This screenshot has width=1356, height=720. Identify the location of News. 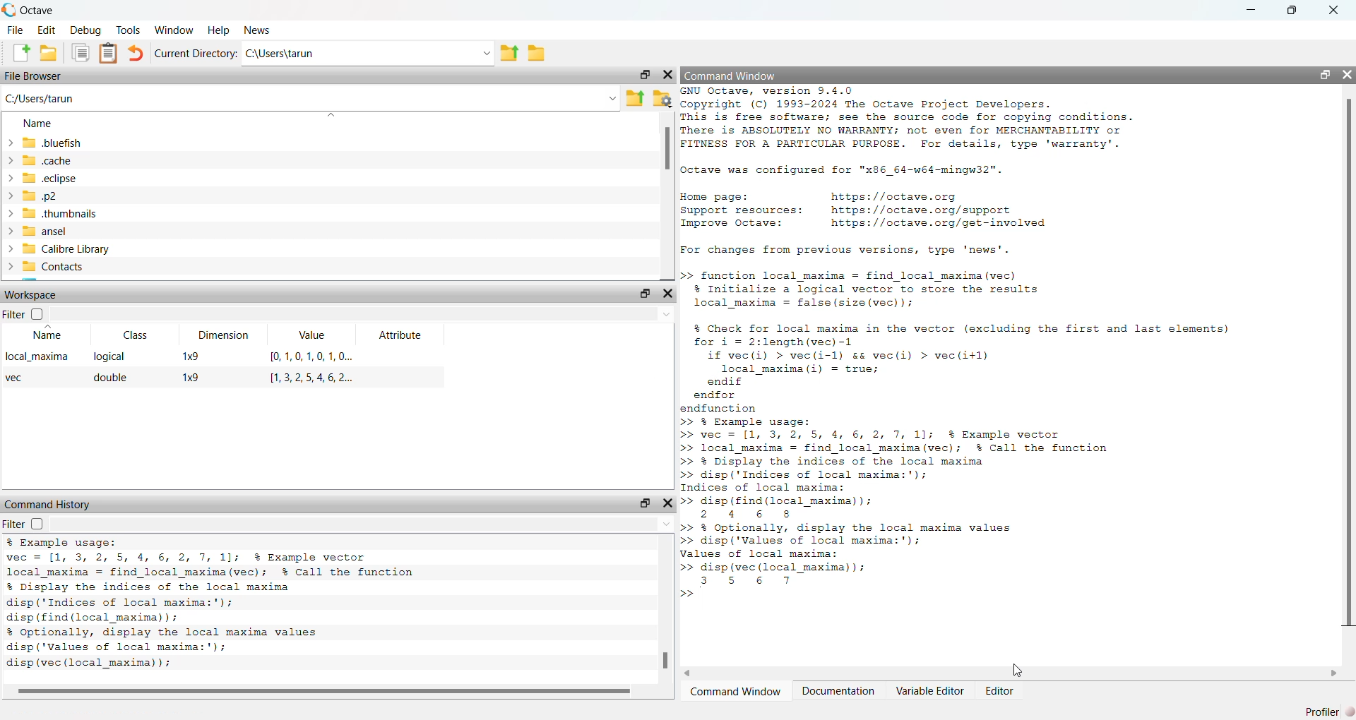
(255, 29).